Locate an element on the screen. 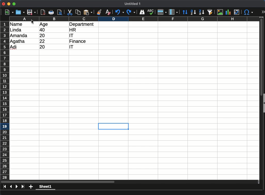  collapse is located at coordinates (263, 103).